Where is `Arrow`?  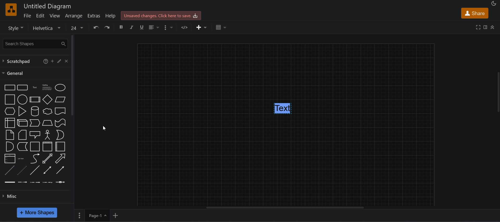
Arrow is located at coordinates (60, 159).